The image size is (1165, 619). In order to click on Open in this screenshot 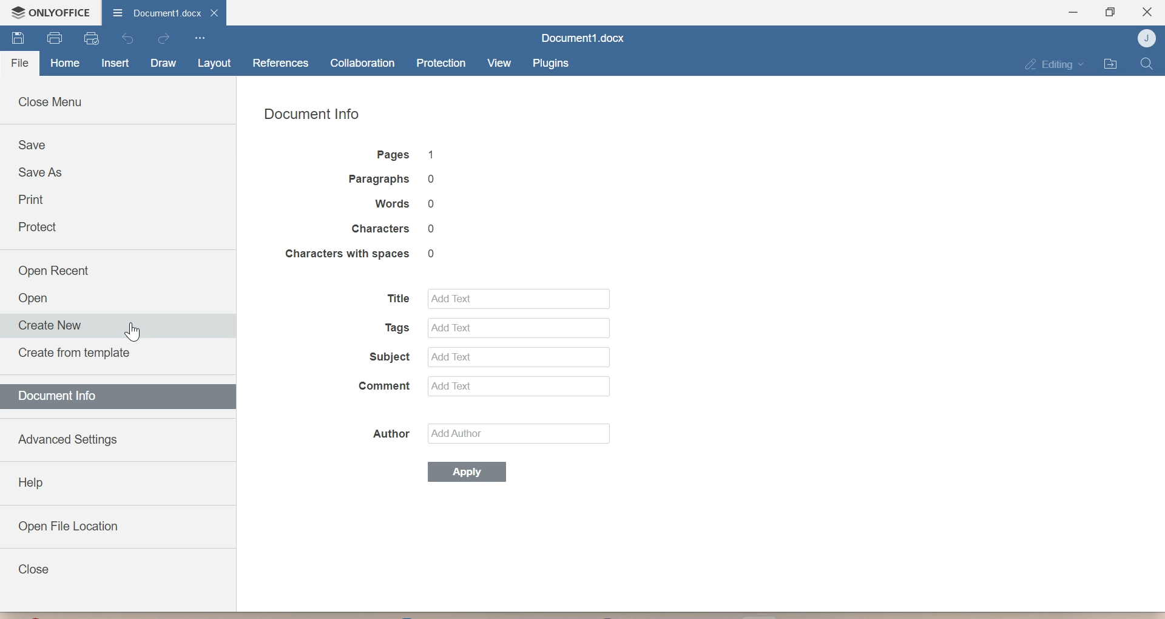, I will do `click(36, 299)`.